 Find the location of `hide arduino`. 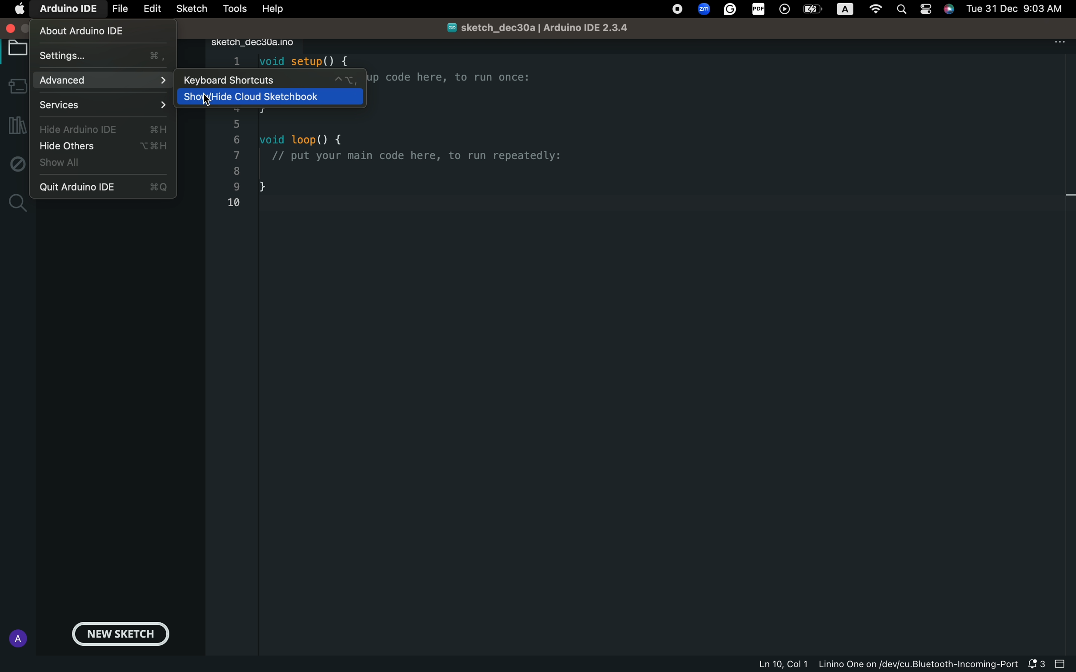

hide arduino is located at coordinates (103, 130).